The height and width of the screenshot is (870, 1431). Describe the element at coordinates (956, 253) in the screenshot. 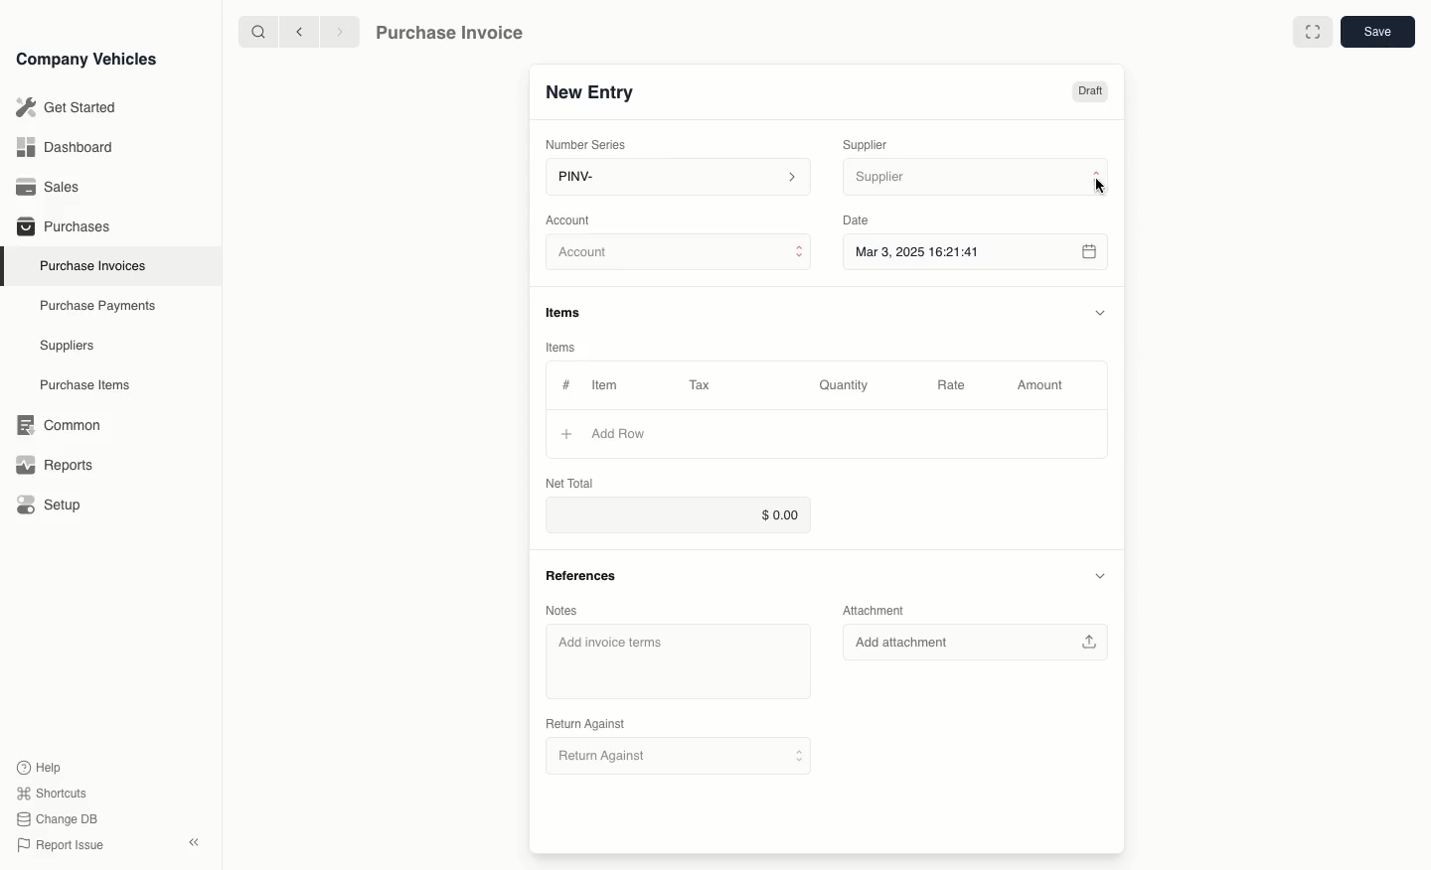

I see `Mar 3, 2025 16:21:41` at that location.